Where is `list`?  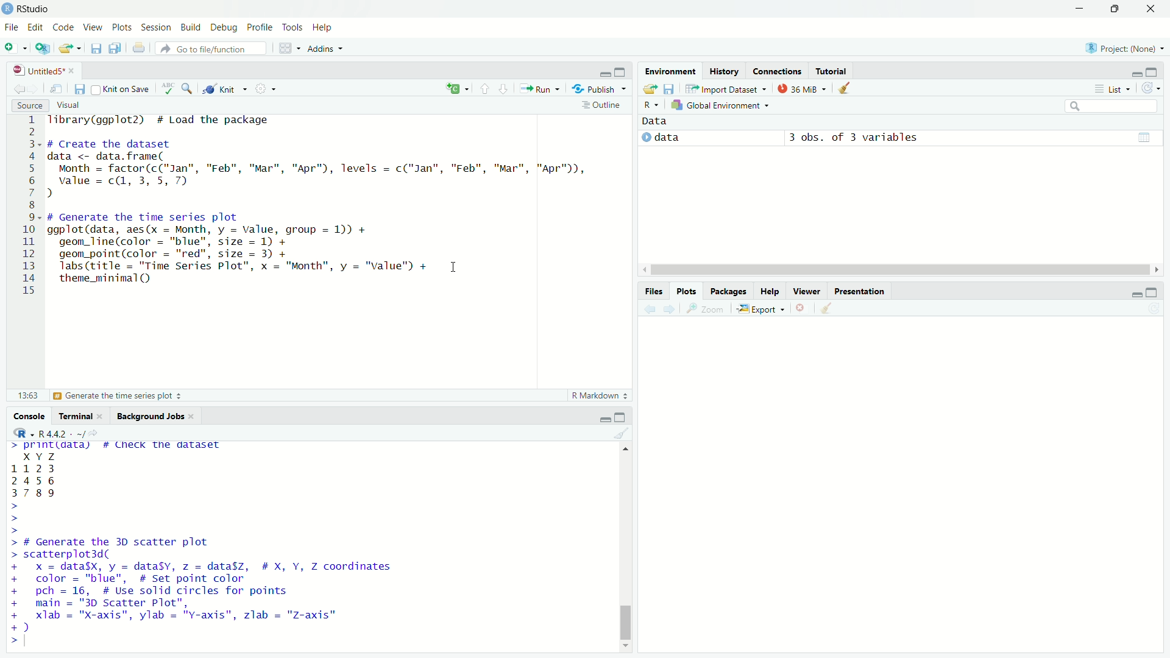 list is located at coordinates (1113, 88).